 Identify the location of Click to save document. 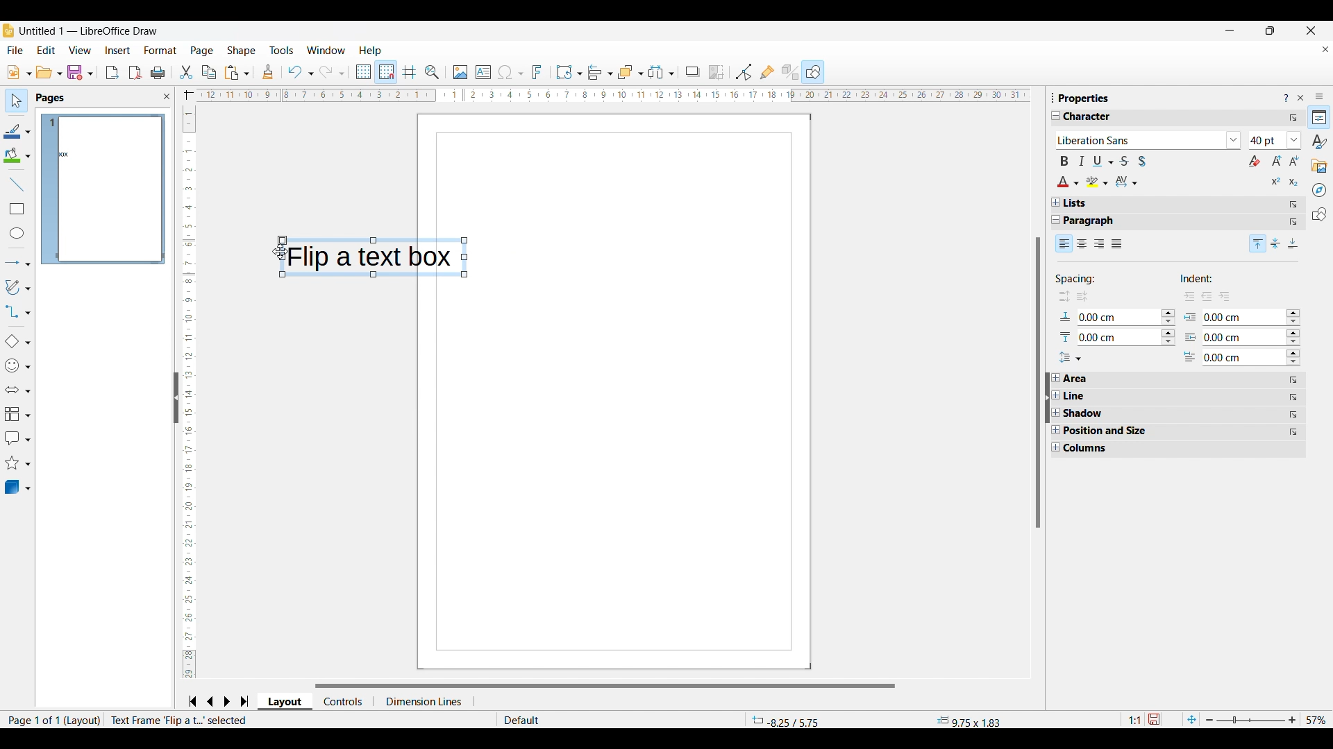
(1153, 719).